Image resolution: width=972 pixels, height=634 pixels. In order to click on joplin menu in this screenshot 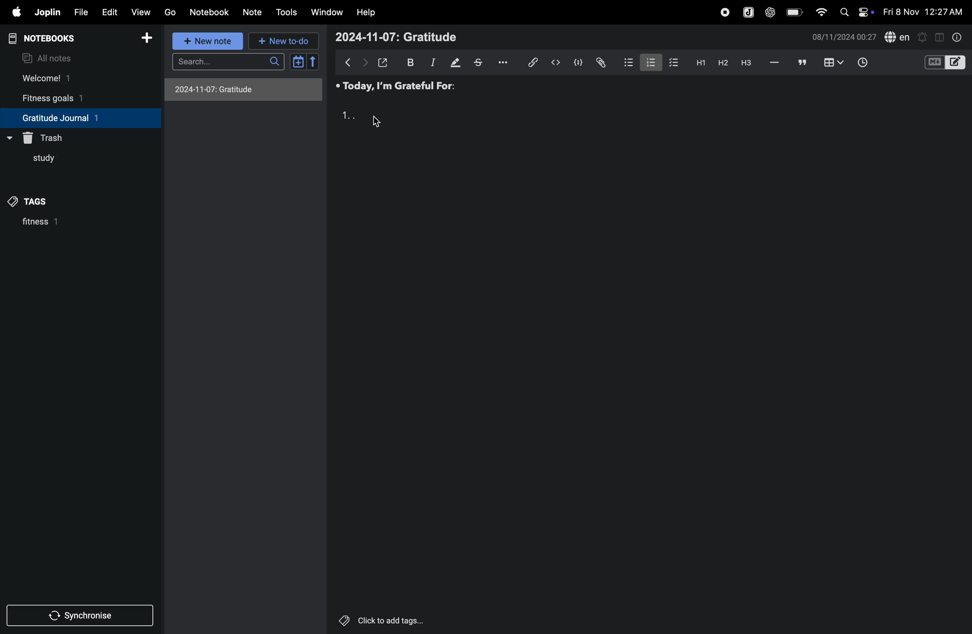, I will do `click(748, 13)`.